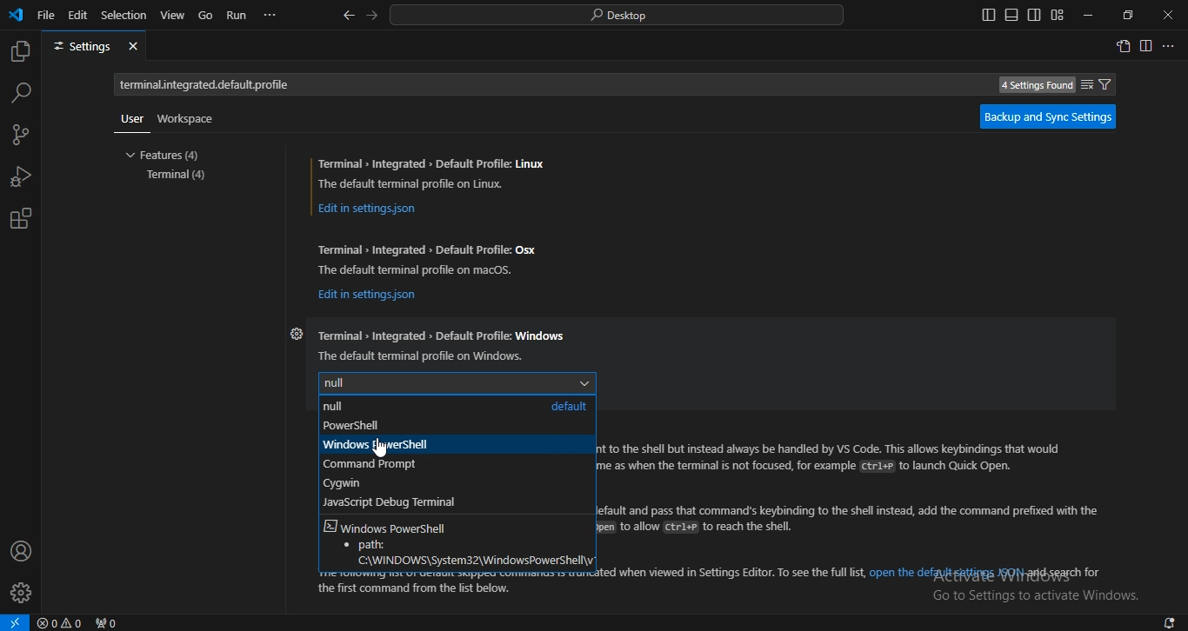  Describe the element at coordinates (77, 17) in the screenshot. I see `edit` at that location.